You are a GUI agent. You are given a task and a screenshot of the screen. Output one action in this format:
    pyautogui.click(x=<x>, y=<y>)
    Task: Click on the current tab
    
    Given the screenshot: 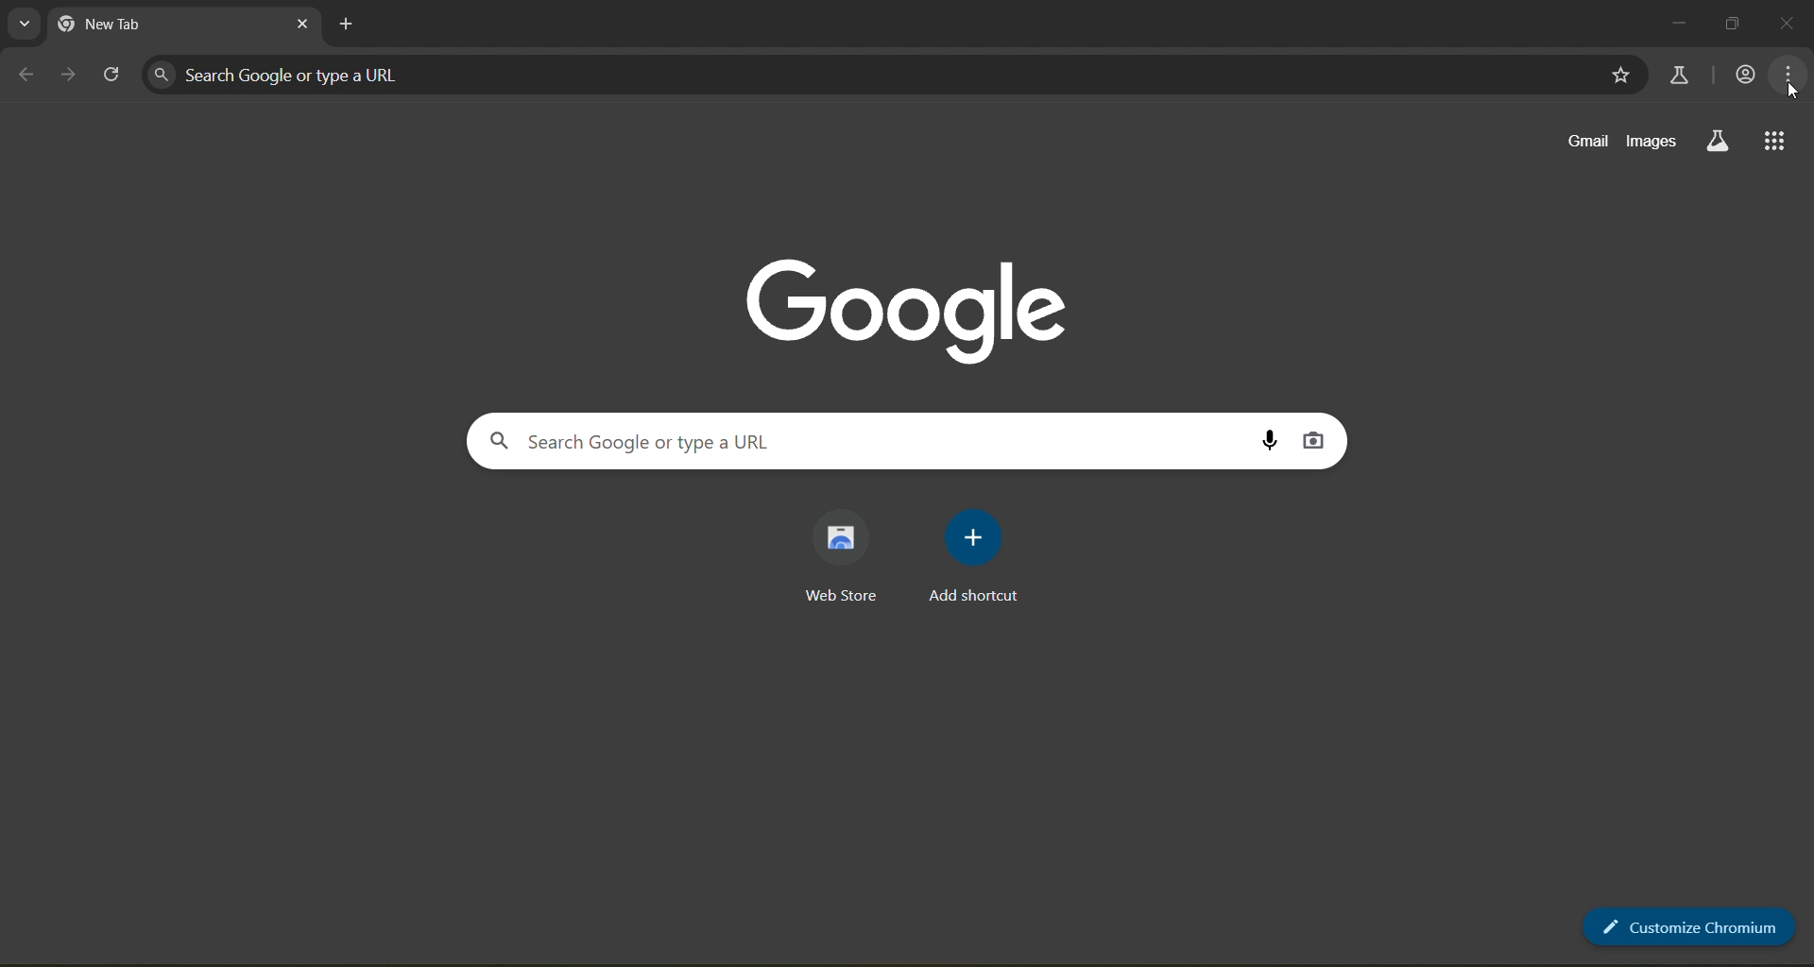 What is the action you would take?
    pyautogui.click(x=140, y=25)
    